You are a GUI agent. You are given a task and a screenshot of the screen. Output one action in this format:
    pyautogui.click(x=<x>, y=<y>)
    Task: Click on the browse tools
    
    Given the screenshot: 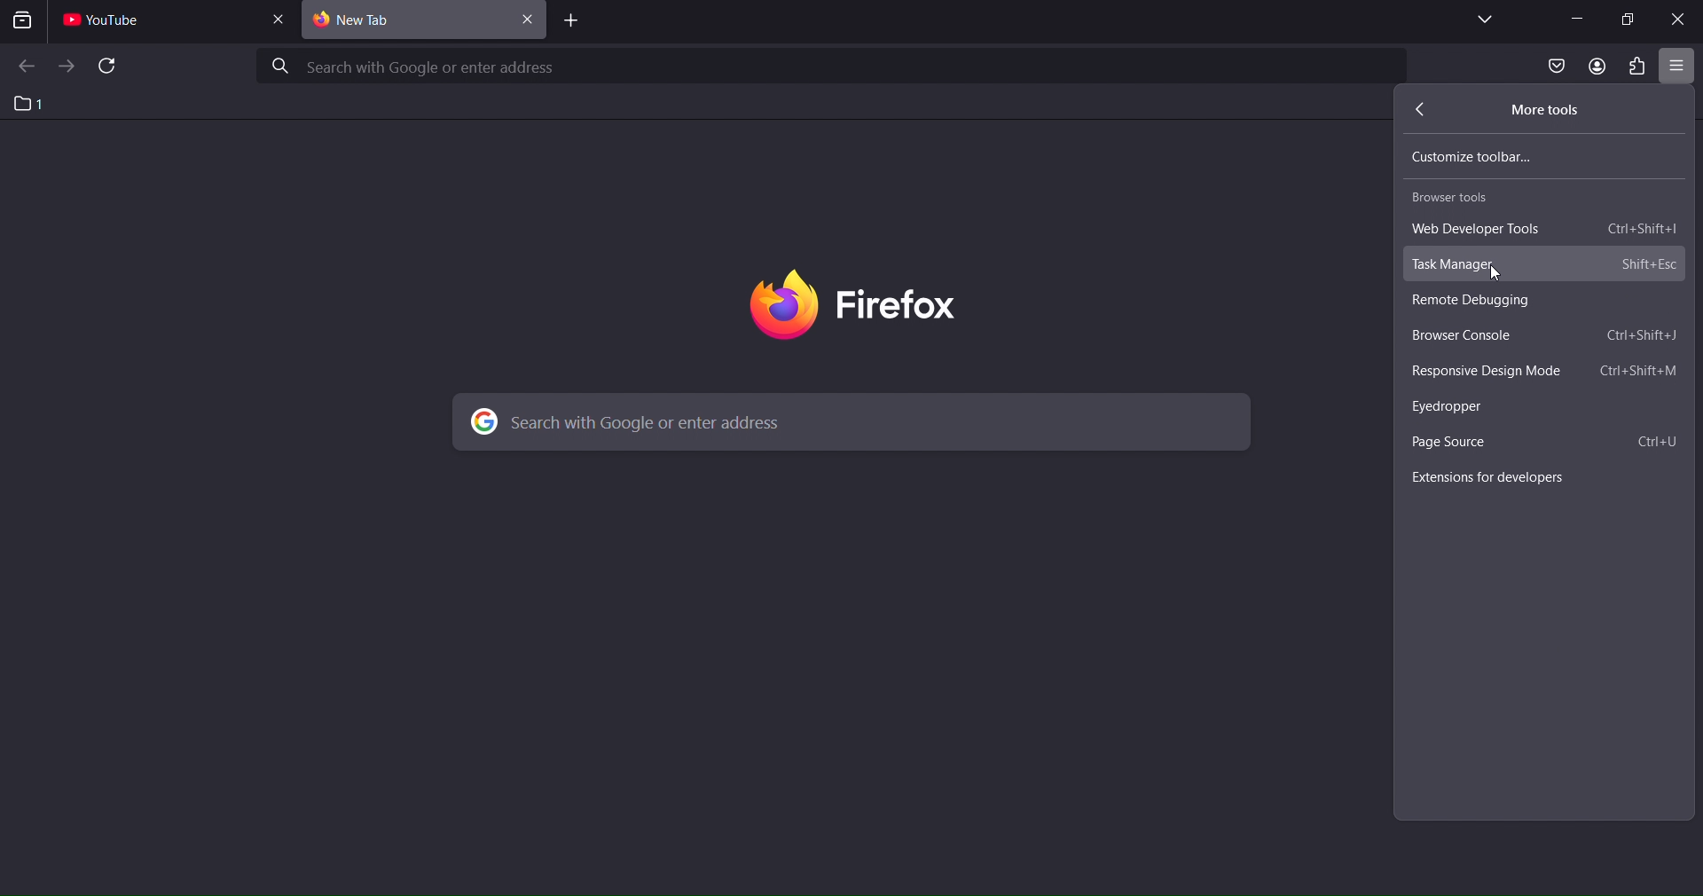 What is the action you would take?
    pyautogui.click(x=1456, y=200)
    